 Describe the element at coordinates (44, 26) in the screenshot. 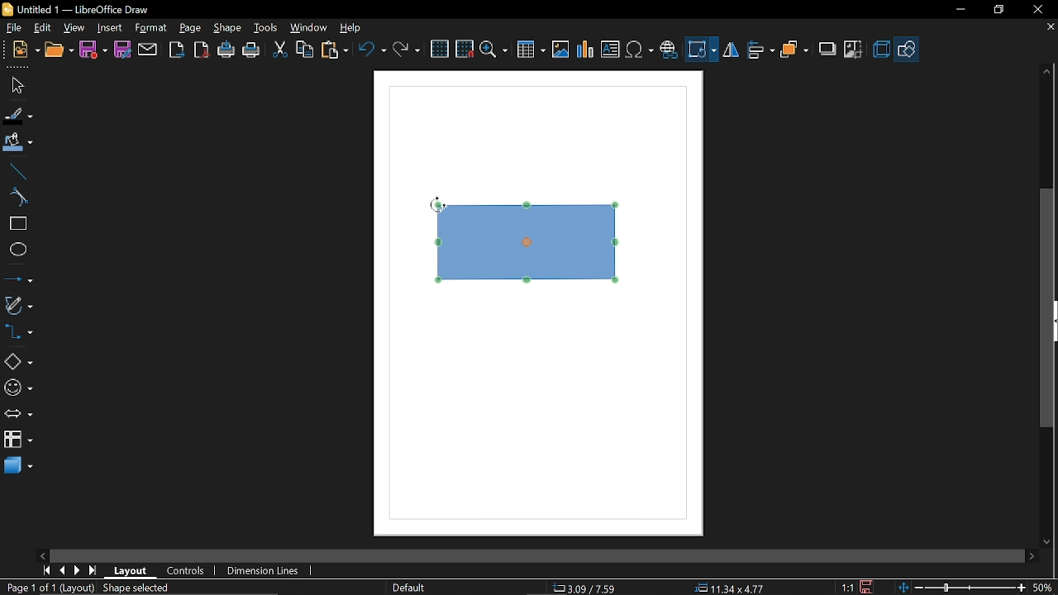

I see `Edit` at that location.